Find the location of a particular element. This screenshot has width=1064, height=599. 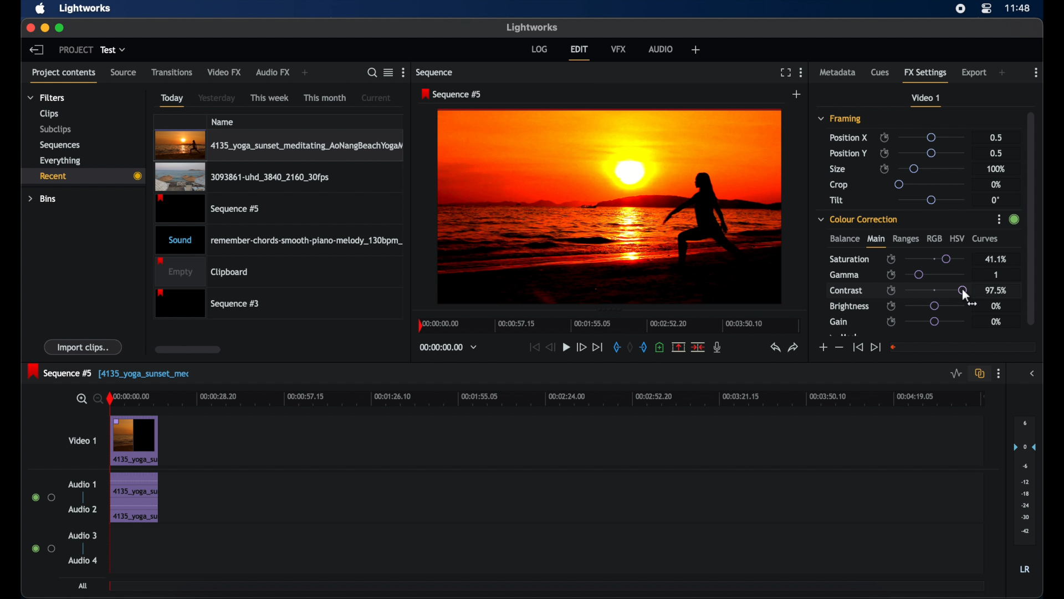

close is located at coordinates (28, 28).